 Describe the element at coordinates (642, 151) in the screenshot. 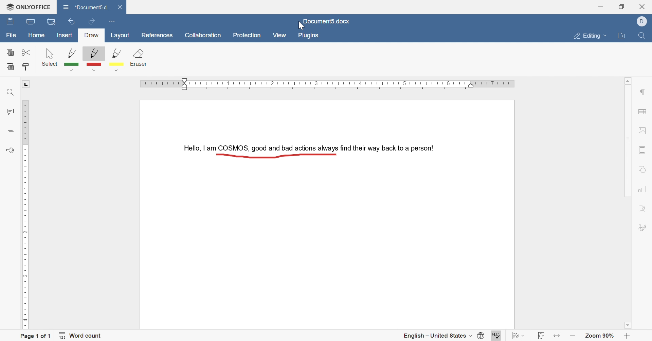

I see `header and footer settings` at that location.